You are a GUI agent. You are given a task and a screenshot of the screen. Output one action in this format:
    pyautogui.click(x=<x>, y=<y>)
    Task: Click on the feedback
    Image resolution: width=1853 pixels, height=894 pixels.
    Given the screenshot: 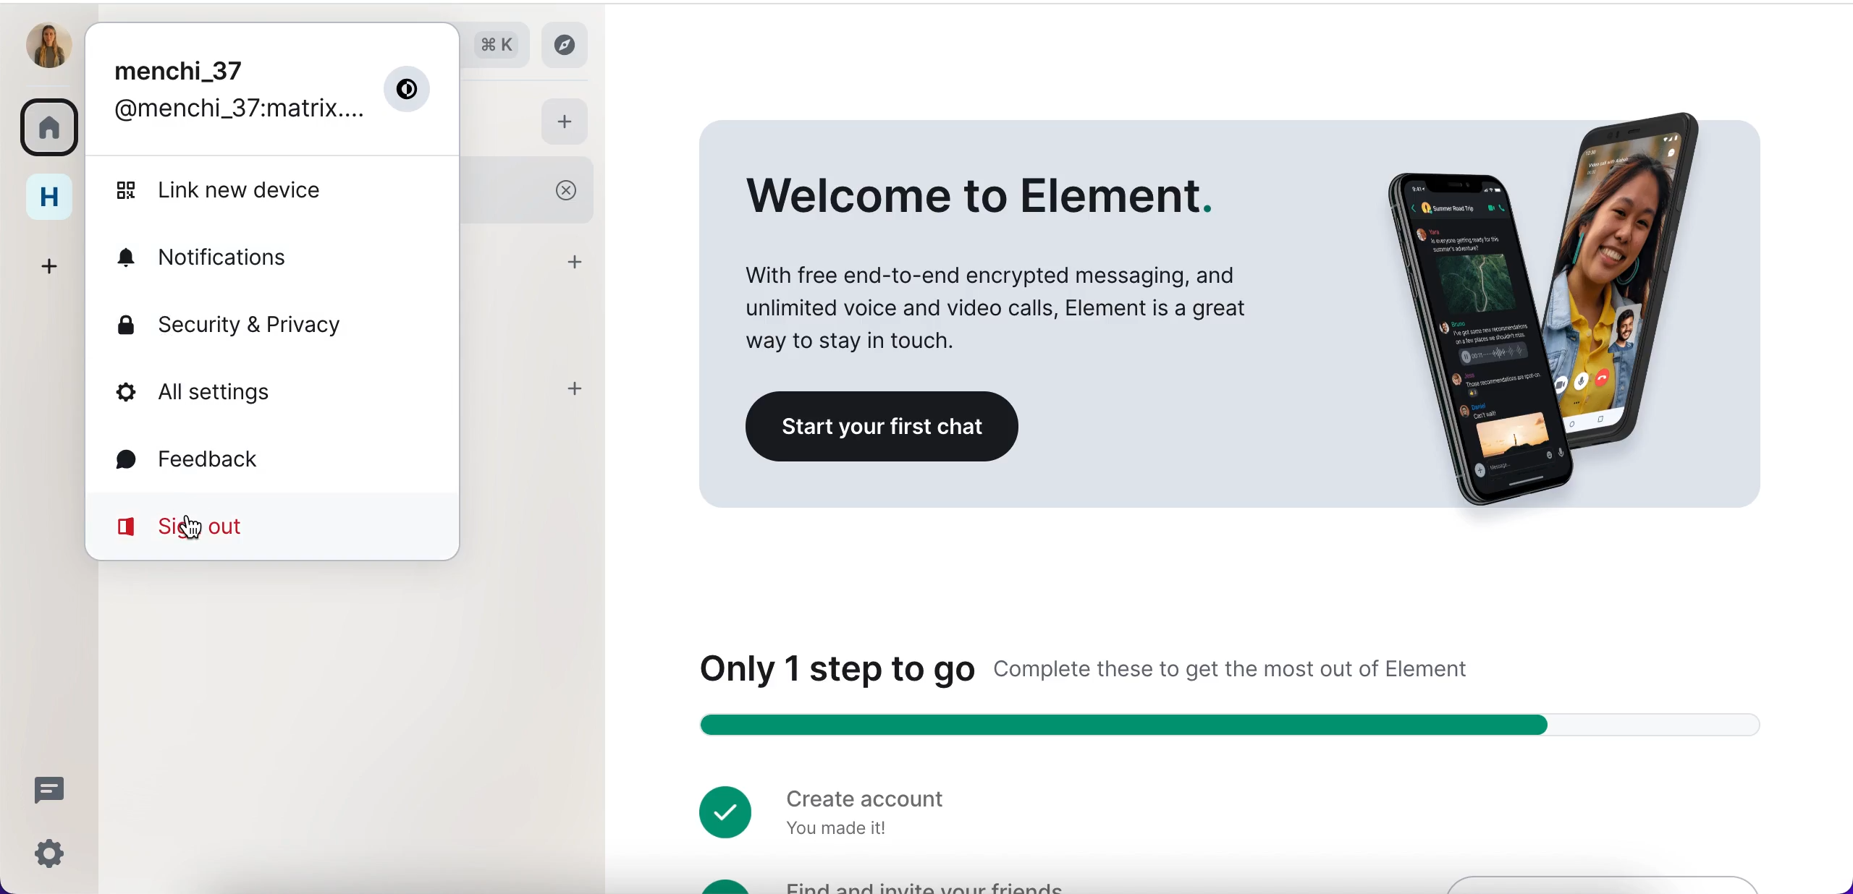 What is the action you would take?
    pyautogui.click(x=218, y=457)
    